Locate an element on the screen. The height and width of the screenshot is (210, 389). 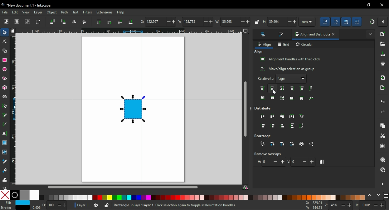
align and distribute is located at coordinates (310, 35).